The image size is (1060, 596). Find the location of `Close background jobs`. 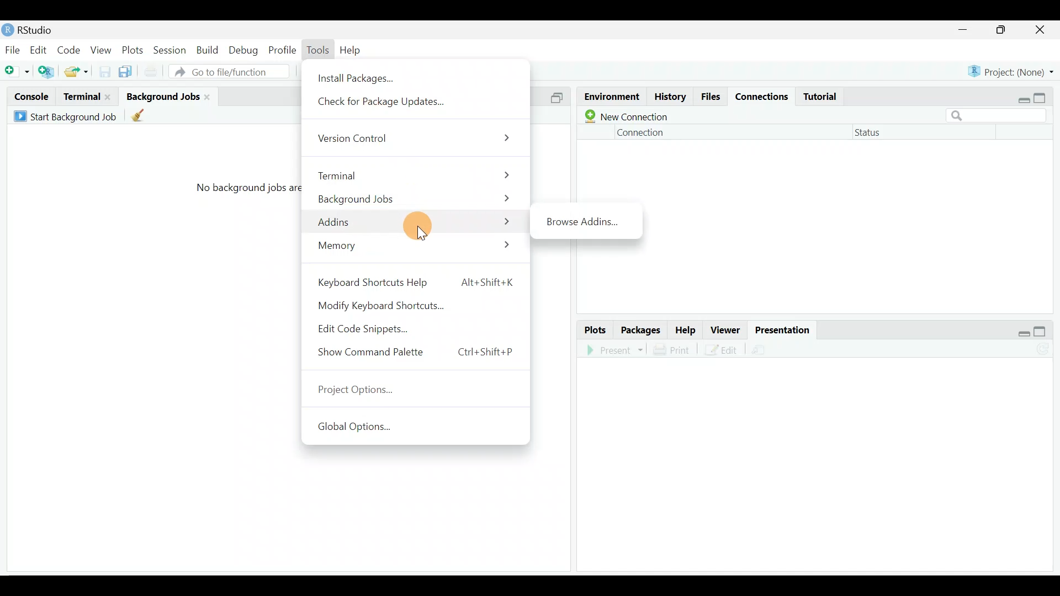

Close background jobs is located at coordinates (212, 96).